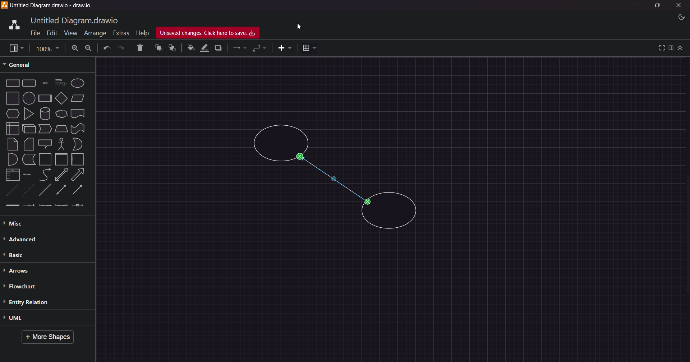  I want to click on Help, so click(142, 32).